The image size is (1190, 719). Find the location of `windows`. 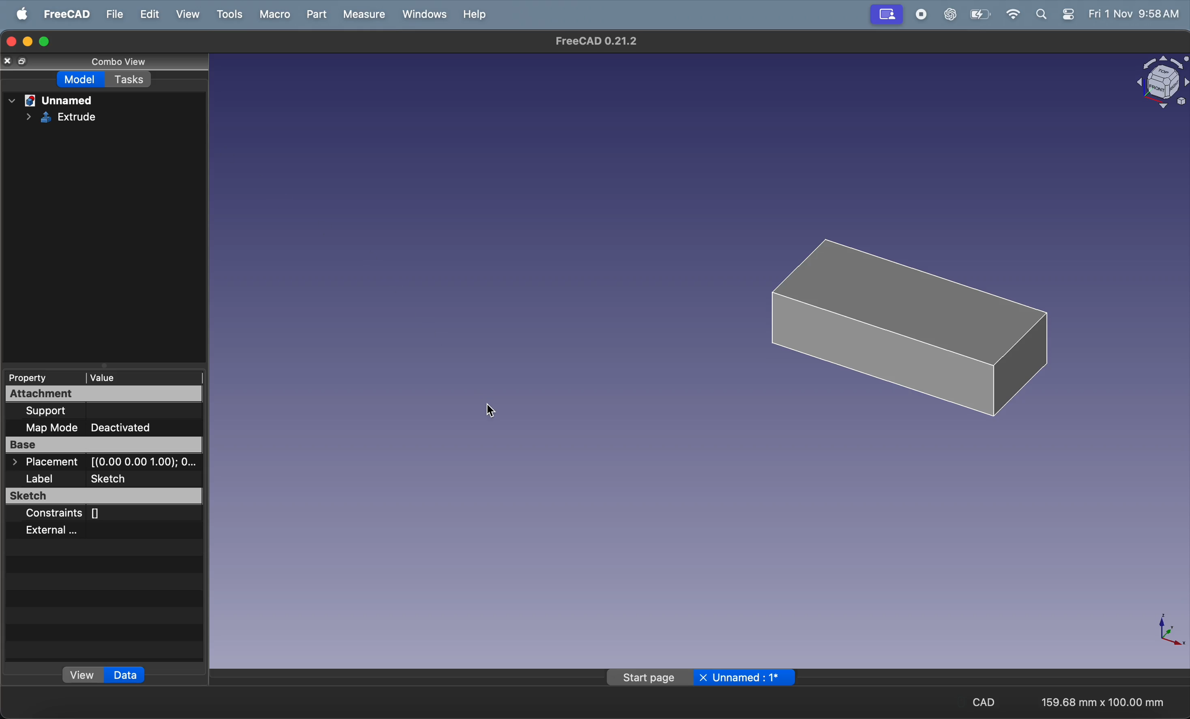

windows is located at coordinates (421, 15).